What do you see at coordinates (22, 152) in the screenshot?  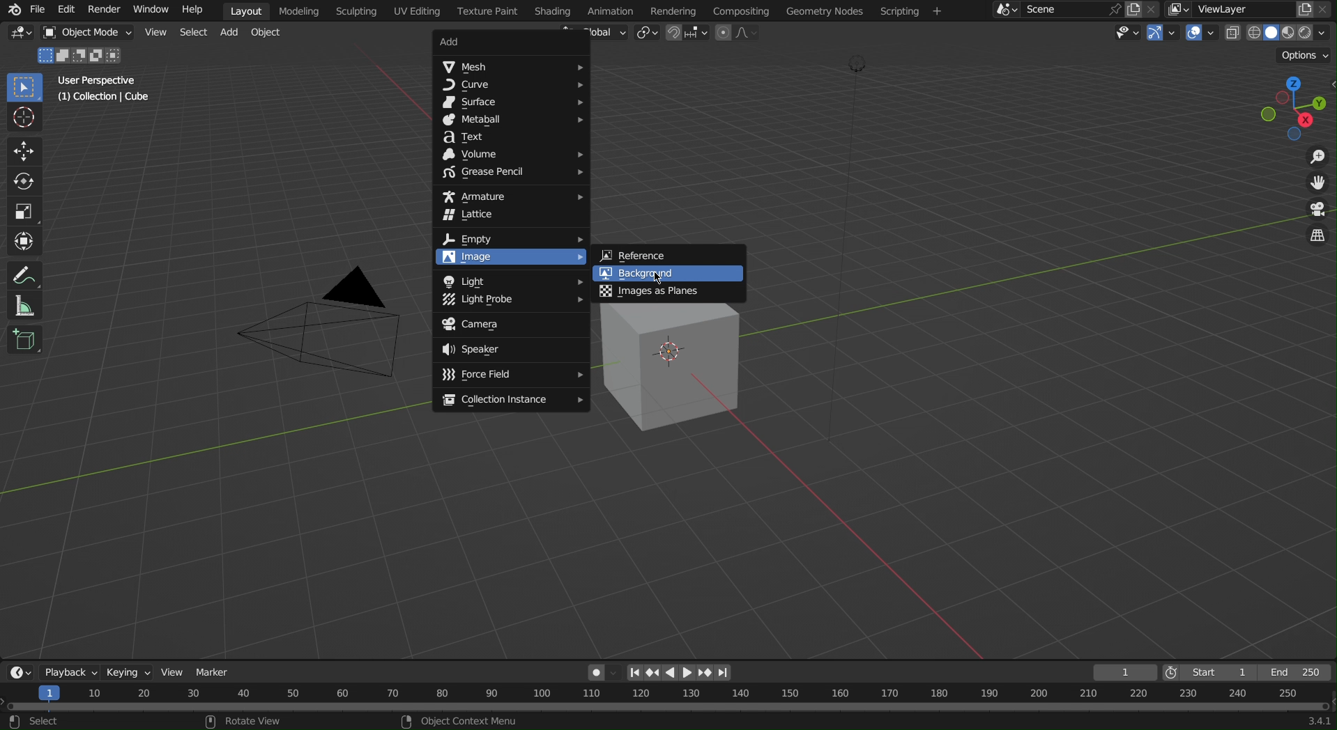 I see `Move` at bounding box center [22, 152].